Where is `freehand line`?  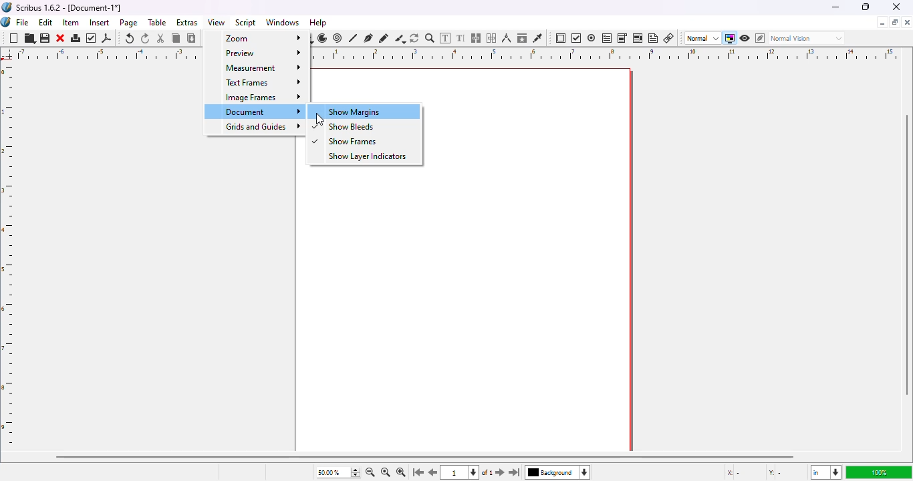
freehand line is located at coordinates (384, 38).